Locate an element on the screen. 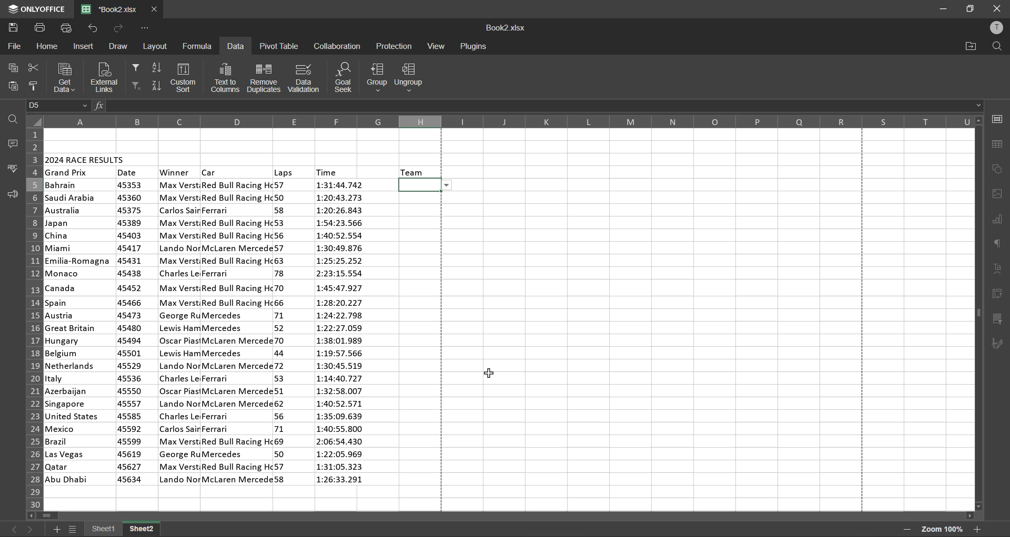 The height and width of the screenshot is (537, 1010). winner is located at coordinates (179, 332).